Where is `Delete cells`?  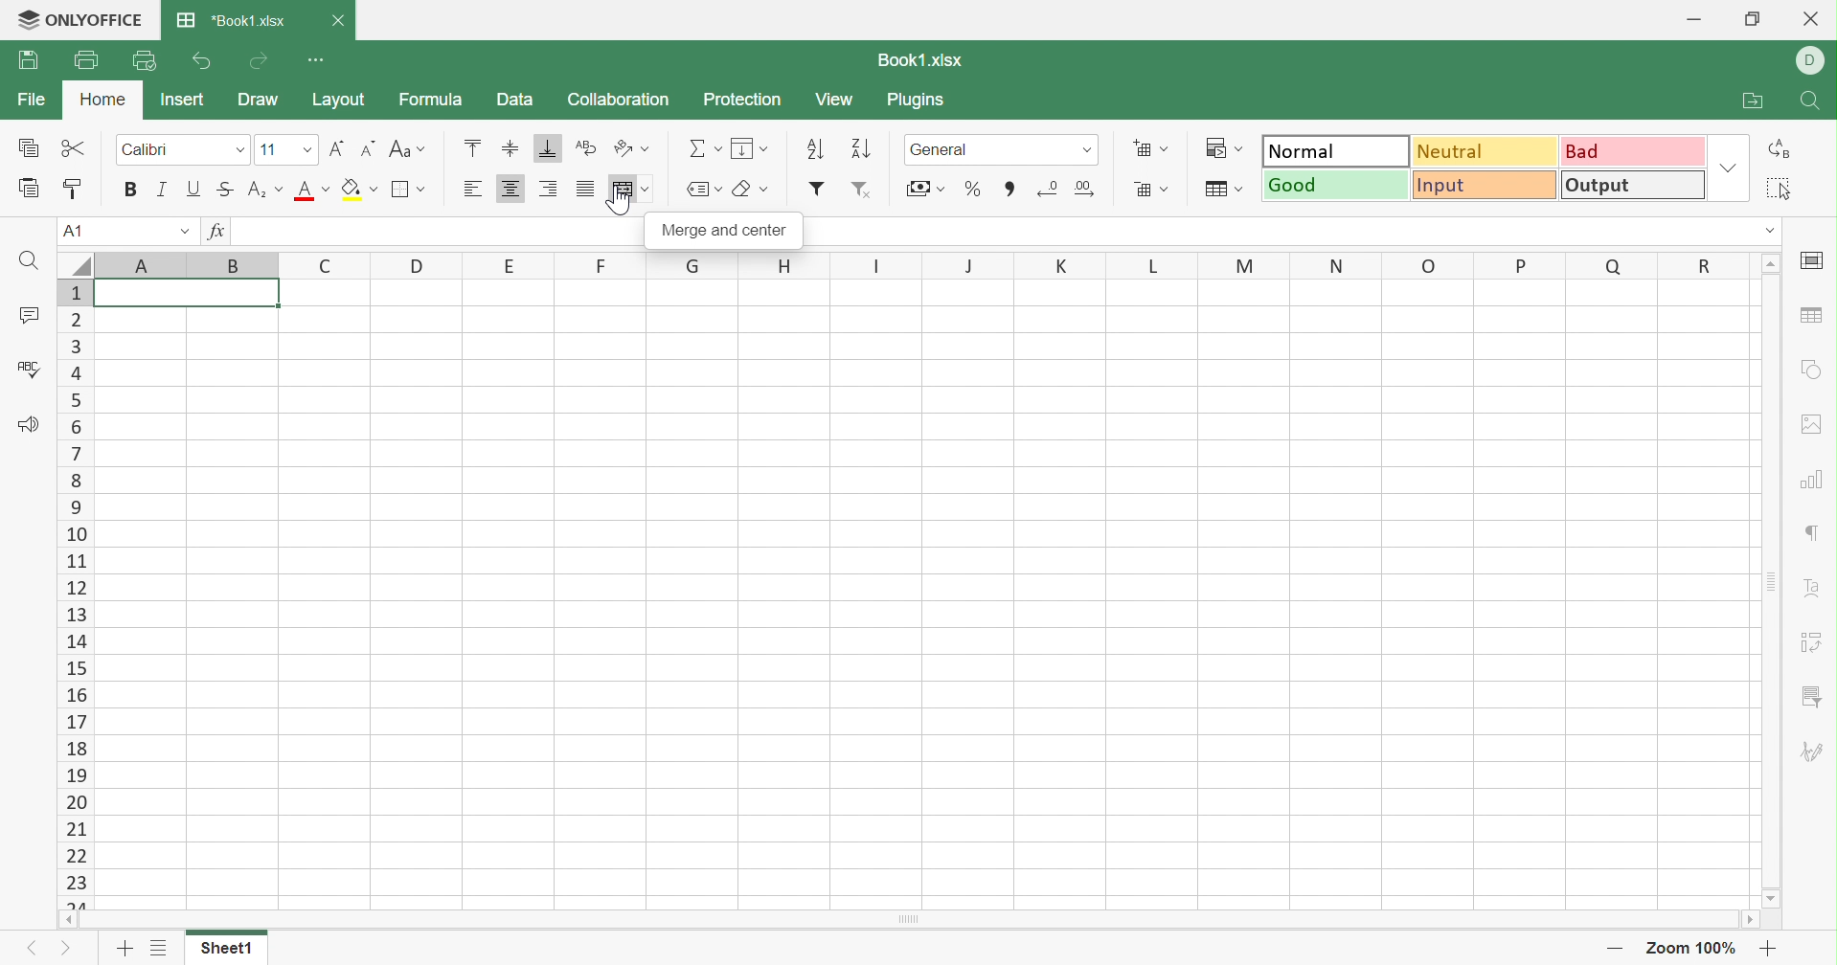 Delete cells is located at coordinates (1153, 189).